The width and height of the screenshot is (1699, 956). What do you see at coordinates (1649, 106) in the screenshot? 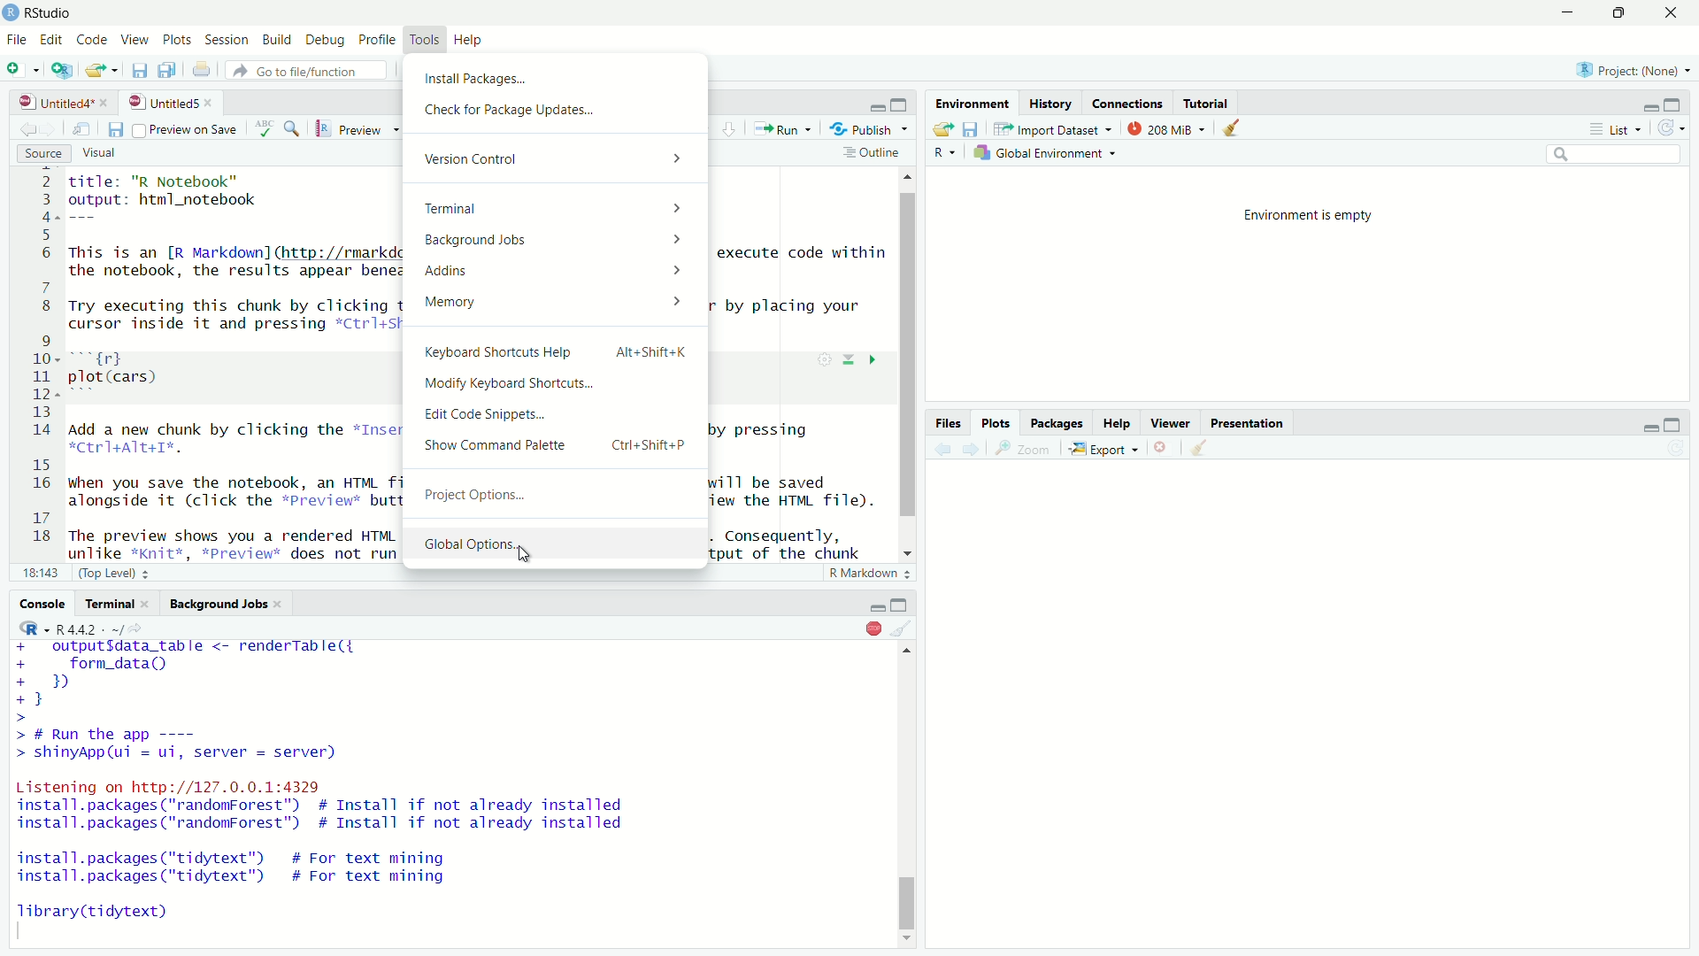
I see `minimize` at bounding box center [1649, 106].